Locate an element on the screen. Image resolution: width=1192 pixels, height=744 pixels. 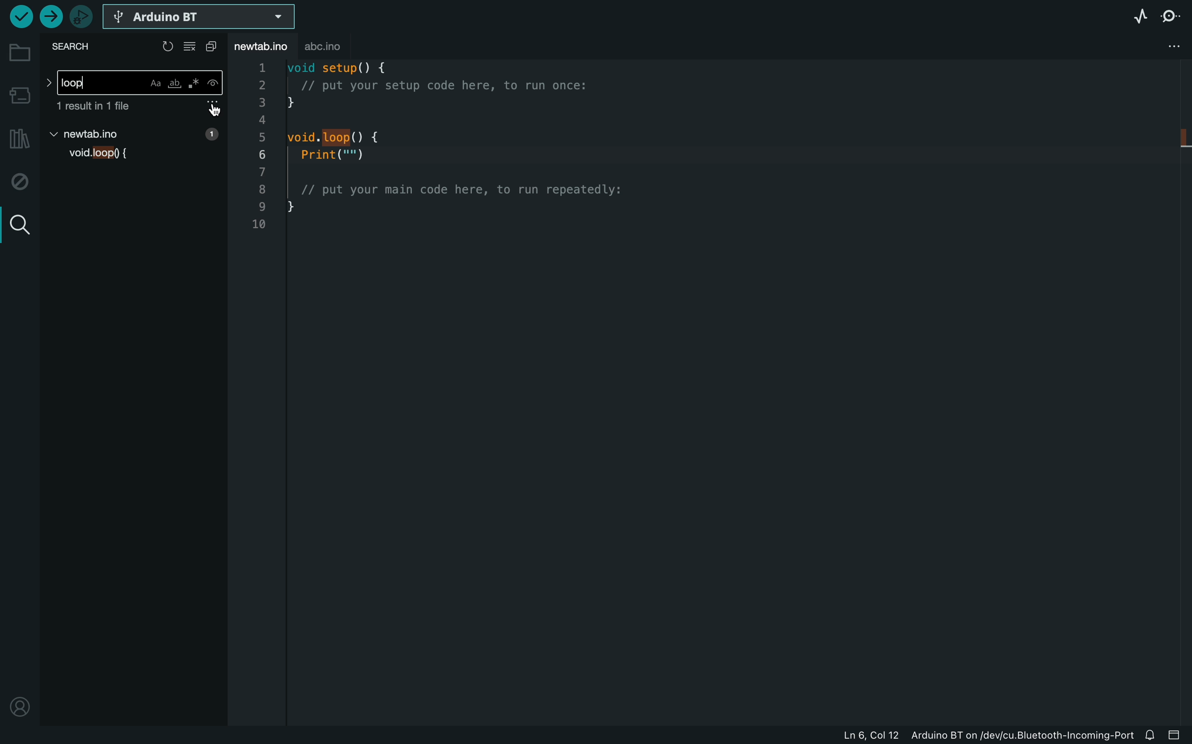
file tab is located at coordinates (265, 48).